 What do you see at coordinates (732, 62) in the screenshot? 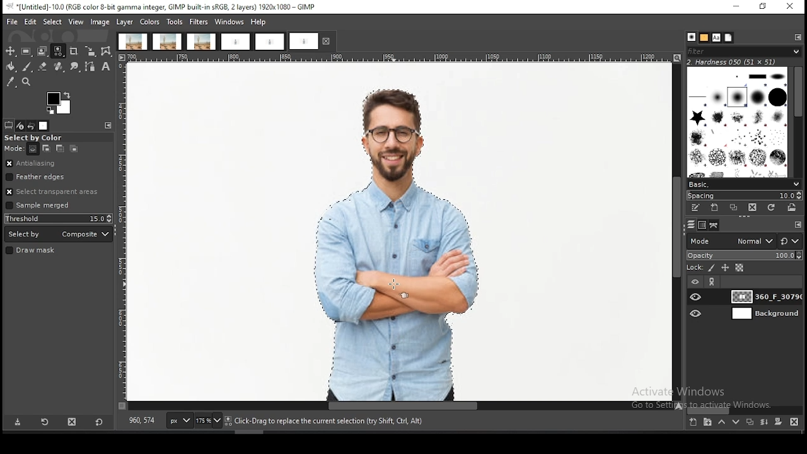
I see `hardness 050 (51x51)` at bounding box center [732, 62].